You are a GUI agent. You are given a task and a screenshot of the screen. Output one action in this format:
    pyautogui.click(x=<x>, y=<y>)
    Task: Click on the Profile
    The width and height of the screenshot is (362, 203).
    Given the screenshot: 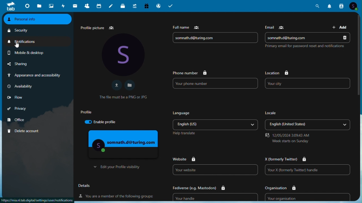 What is the action you would take?
    pyautogui.click(x=90, y=112)
    